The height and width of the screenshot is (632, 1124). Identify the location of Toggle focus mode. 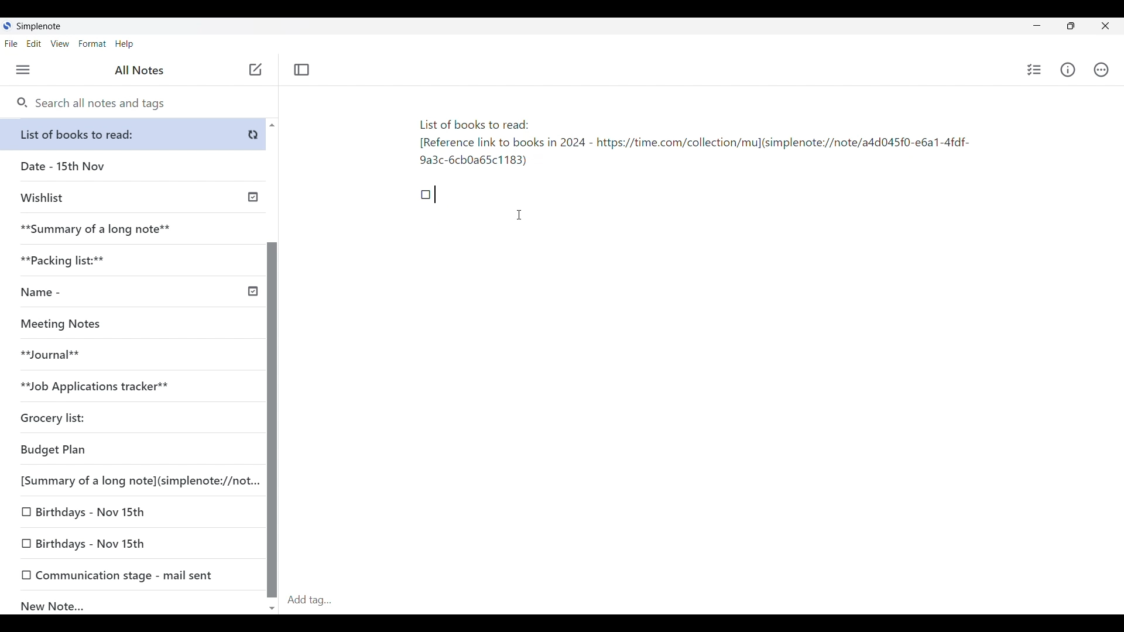
(301, 70).